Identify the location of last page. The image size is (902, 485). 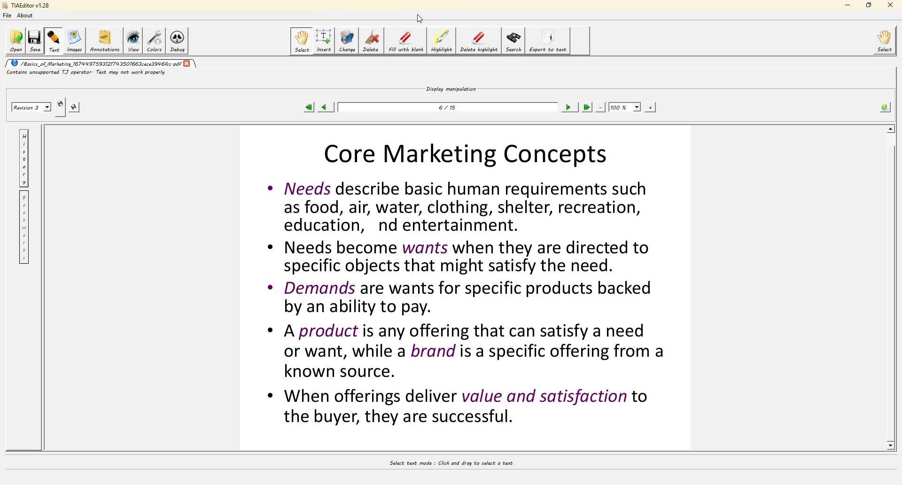
(587, 107).